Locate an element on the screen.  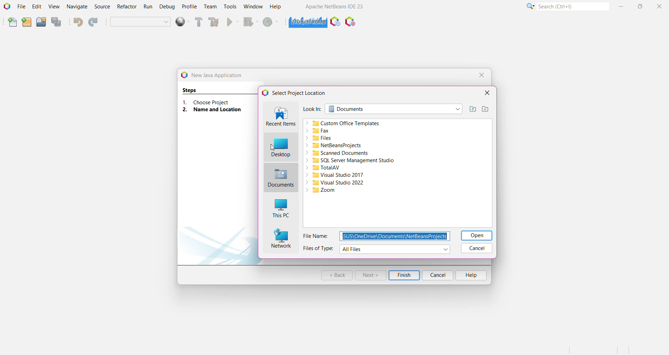
Create New Folder is located at coordinates (485, 109).